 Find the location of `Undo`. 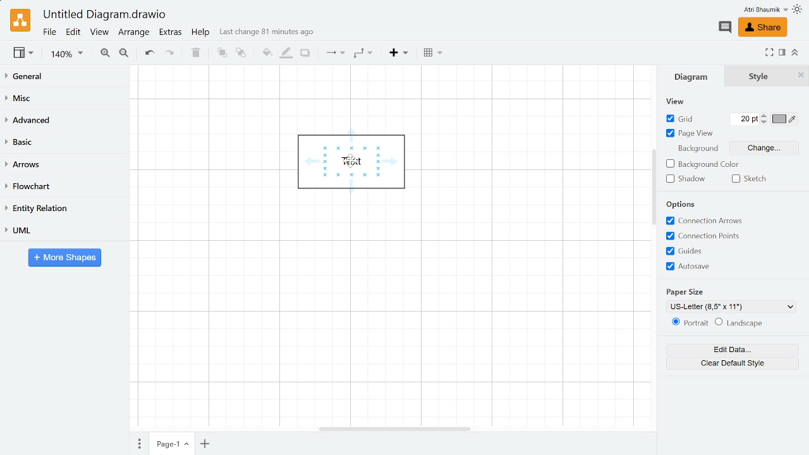

Undo is located at coordinates (150, 54).